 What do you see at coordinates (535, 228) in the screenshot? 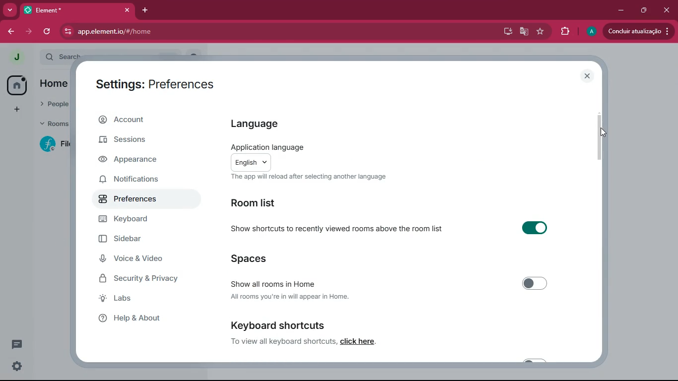
I see `toggle on/off` at bounding box center [535, 228].